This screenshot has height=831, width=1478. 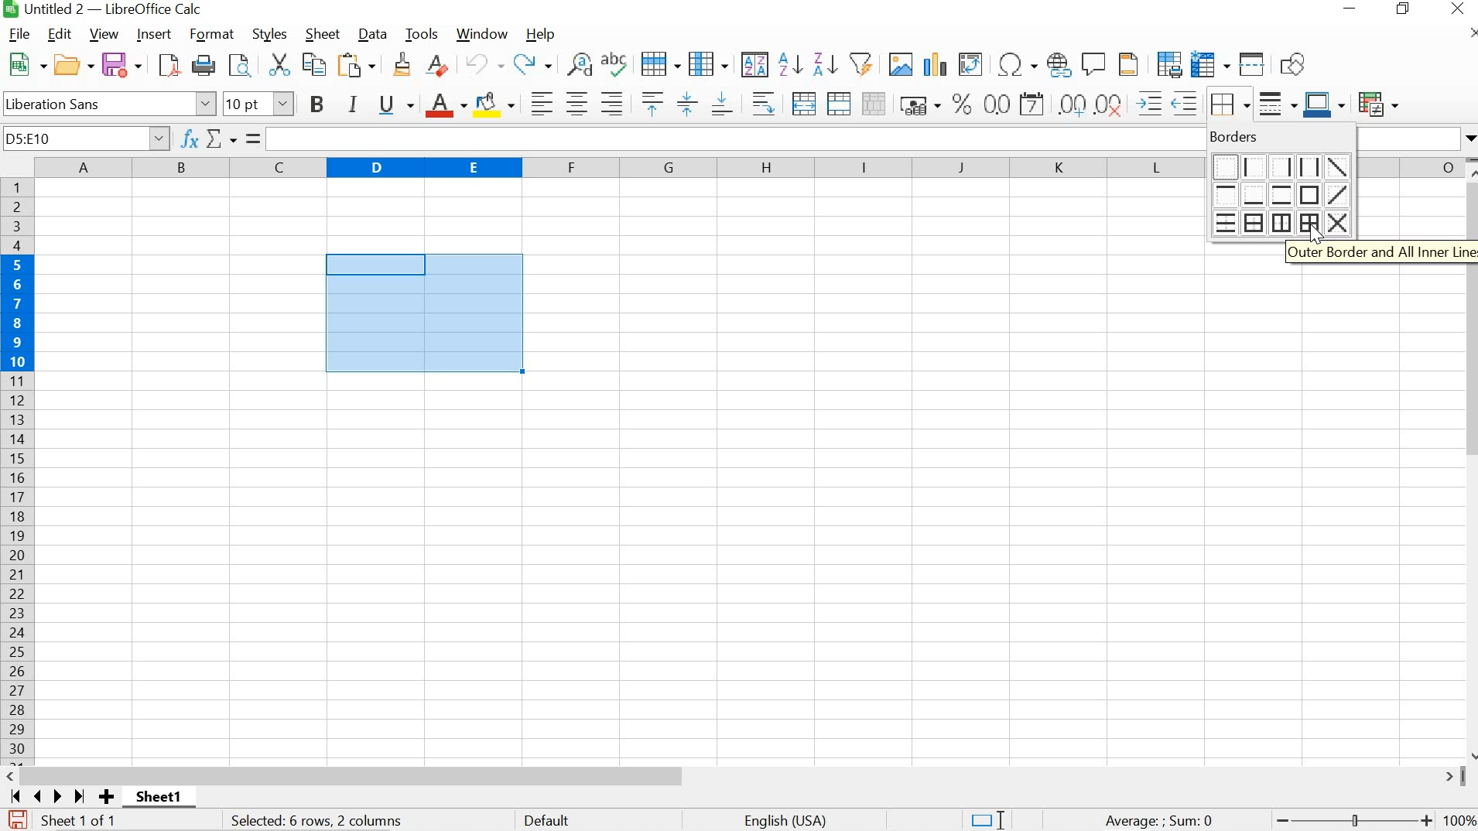 What do you see at coordinates (170, 64) in the screenshot?
I see `SAVE AS PDF` at bounding box center [170, 64].